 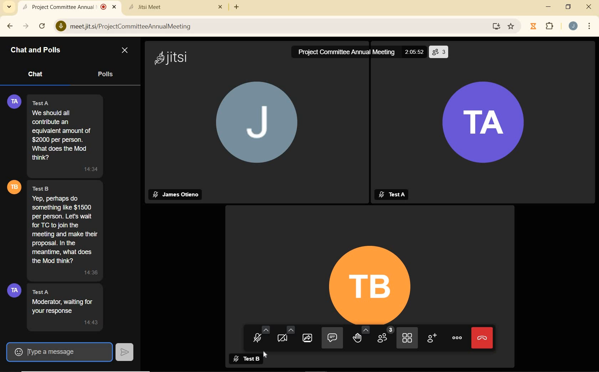 I want to click on back, so click(x=10, y=26).